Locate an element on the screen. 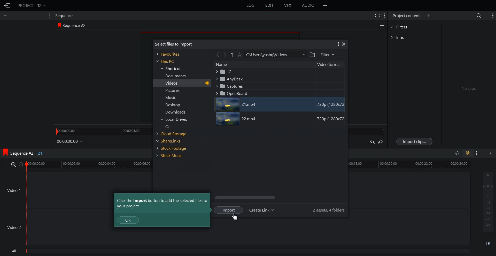  Video is located at coordinates (185, 83).